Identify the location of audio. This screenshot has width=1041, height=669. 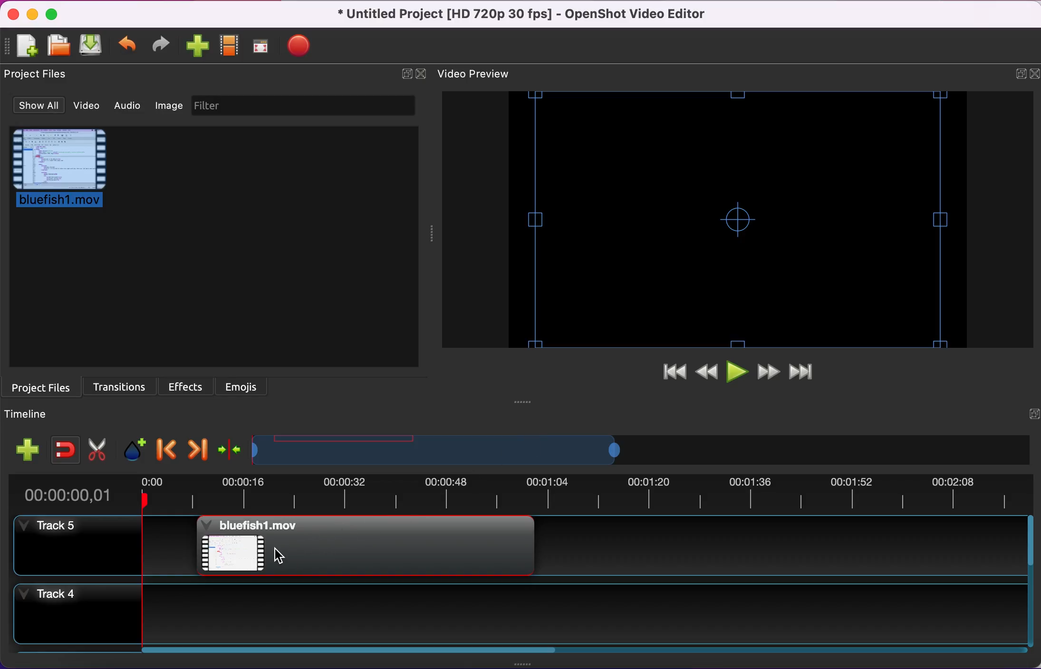
(124, 106).